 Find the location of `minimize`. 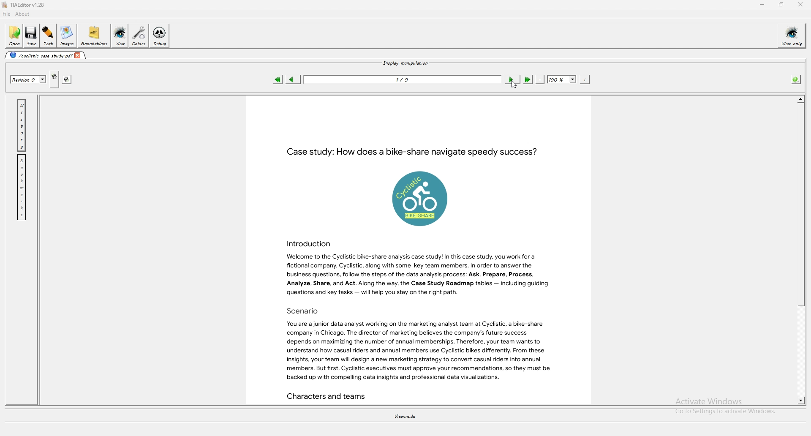

minimize is located at coordinates (762, 5).